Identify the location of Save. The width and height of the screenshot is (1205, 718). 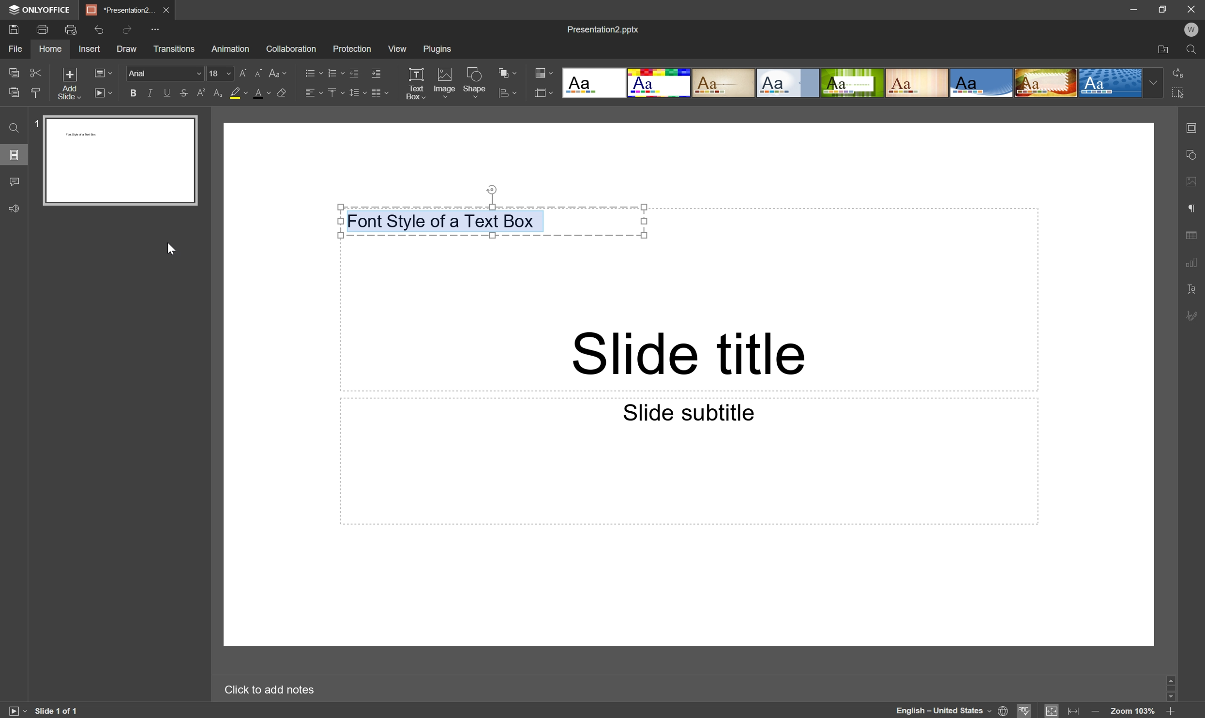
(15, 29).